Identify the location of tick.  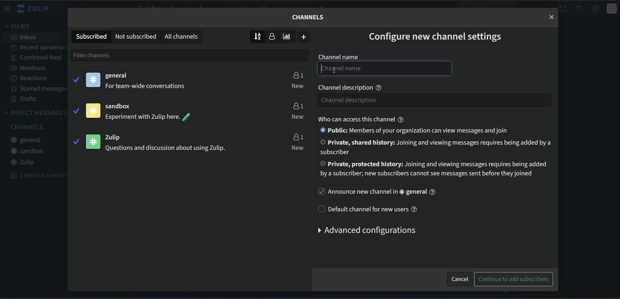
(75, 141).